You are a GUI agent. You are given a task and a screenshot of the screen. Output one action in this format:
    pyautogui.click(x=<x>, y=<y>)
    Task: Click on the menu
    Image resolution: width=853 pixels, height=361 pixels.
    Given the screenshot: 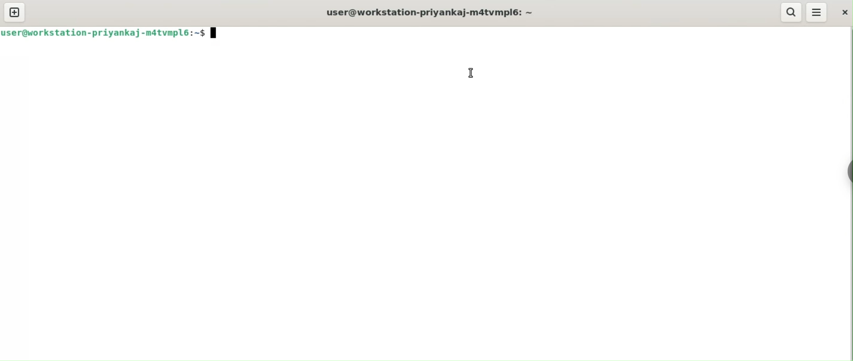 What is the action you would take?
    pyautogui.click(x=816, y=11)
    